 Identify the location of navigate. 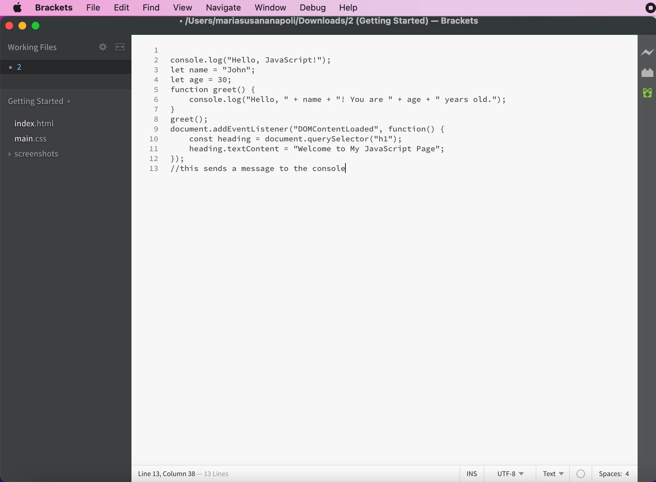
(222, 8).